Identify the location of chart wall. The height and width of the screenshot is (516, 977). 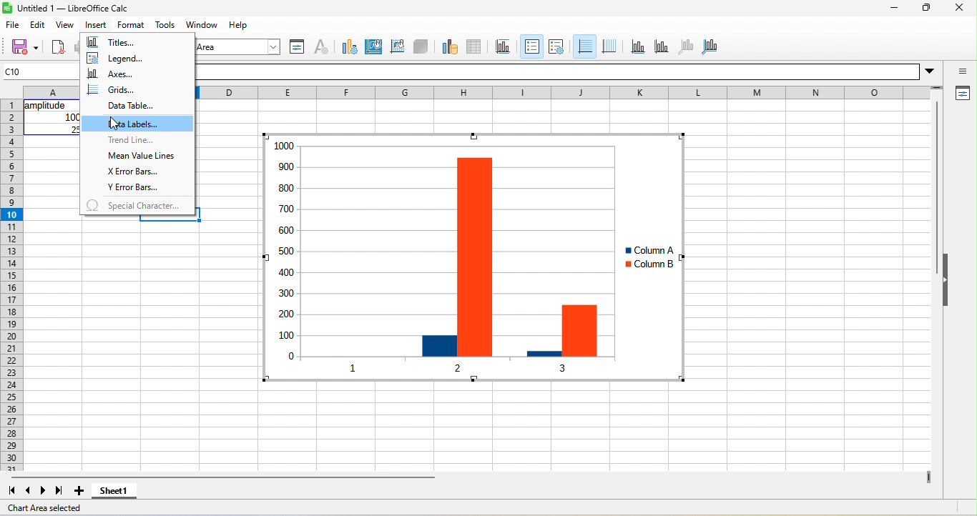
(397, 45).